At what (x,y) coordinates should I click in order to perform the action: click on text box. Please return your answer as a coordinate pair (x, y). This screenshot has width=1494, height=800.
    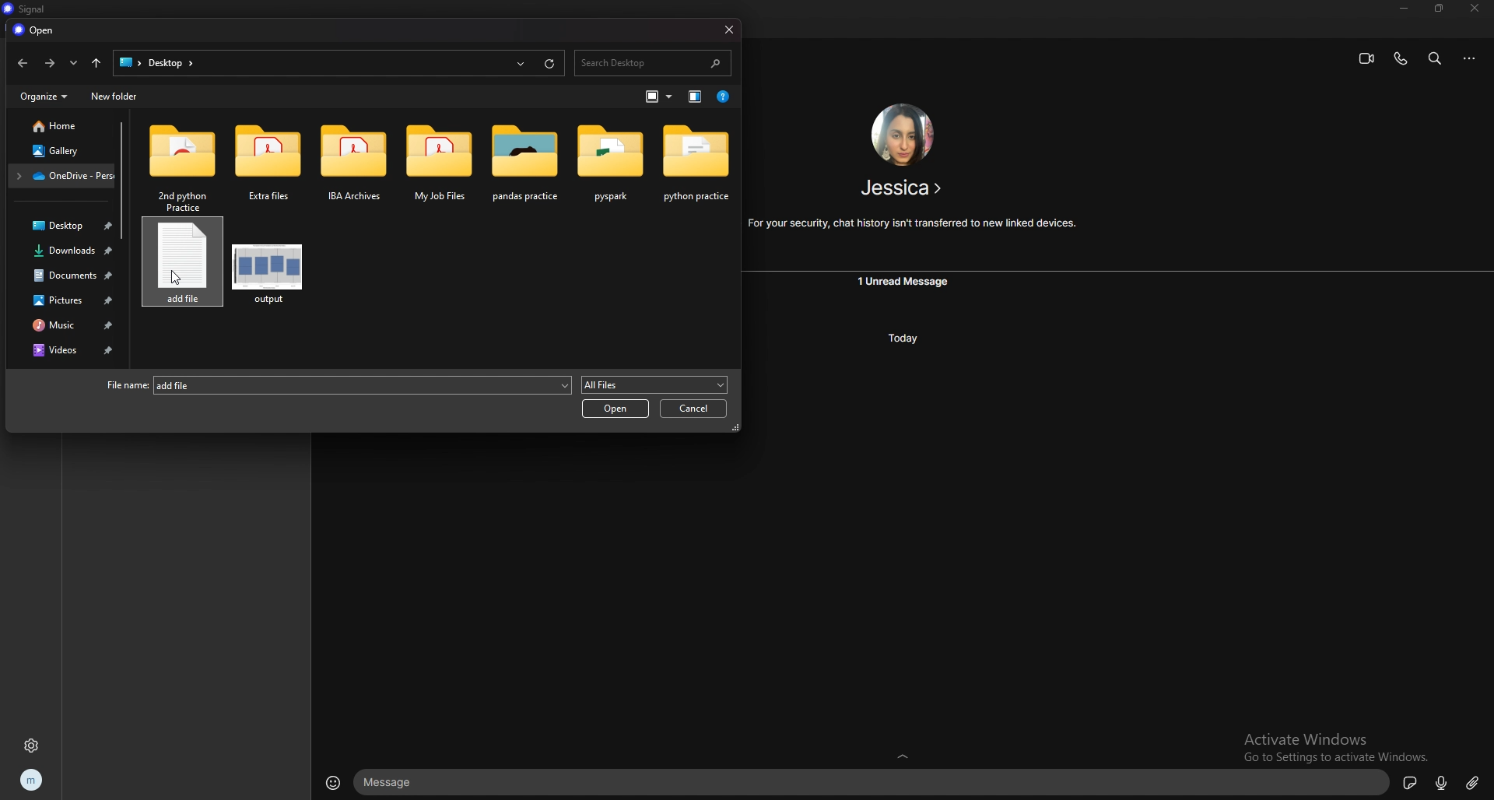
    Looking at the image, I should click on (874, 782).